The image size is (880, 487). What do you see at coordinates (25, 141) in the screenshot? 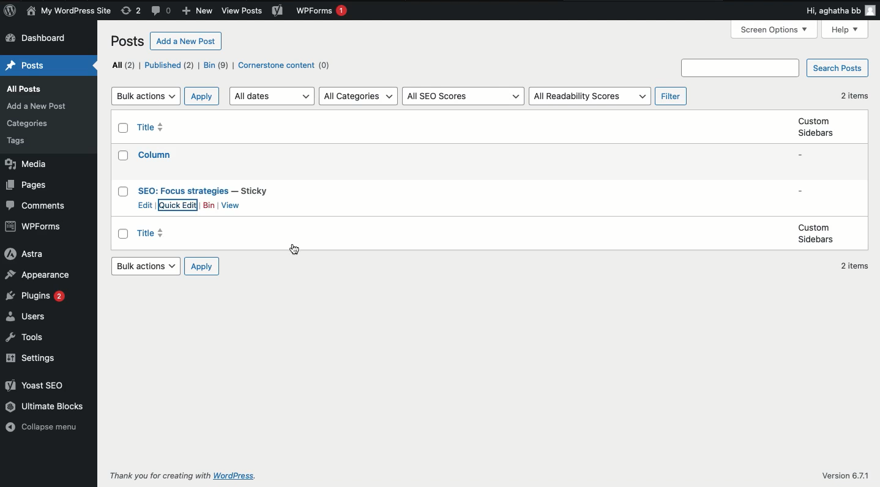
I see `Posts` at bounding box center [25, 141].